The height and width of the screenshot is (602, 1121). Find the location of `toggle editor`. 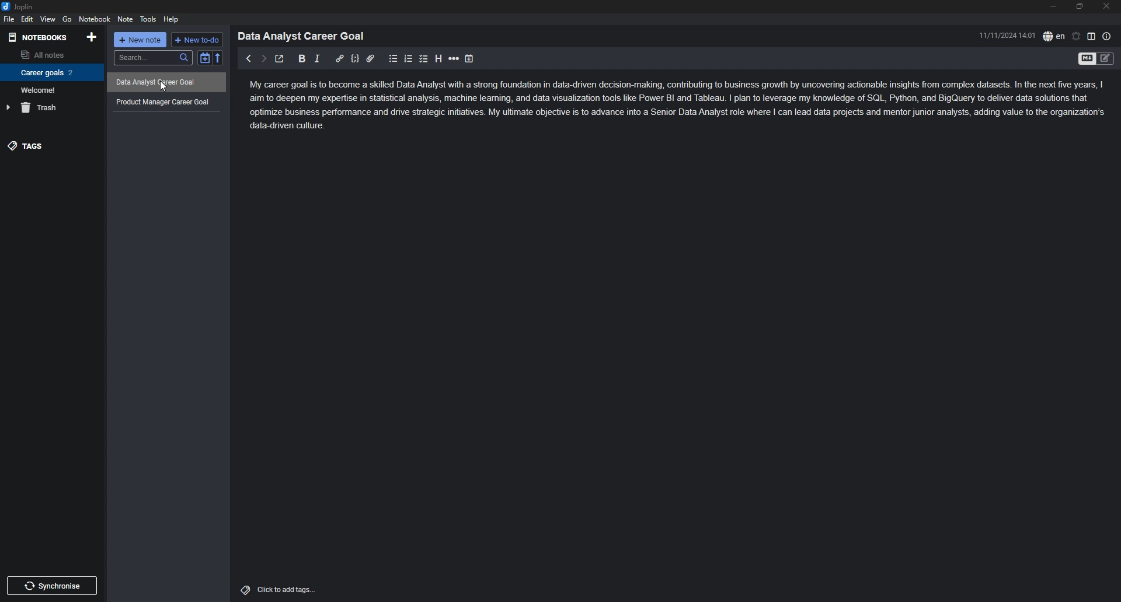

toggle editor is located at coordinates (1086, 60).